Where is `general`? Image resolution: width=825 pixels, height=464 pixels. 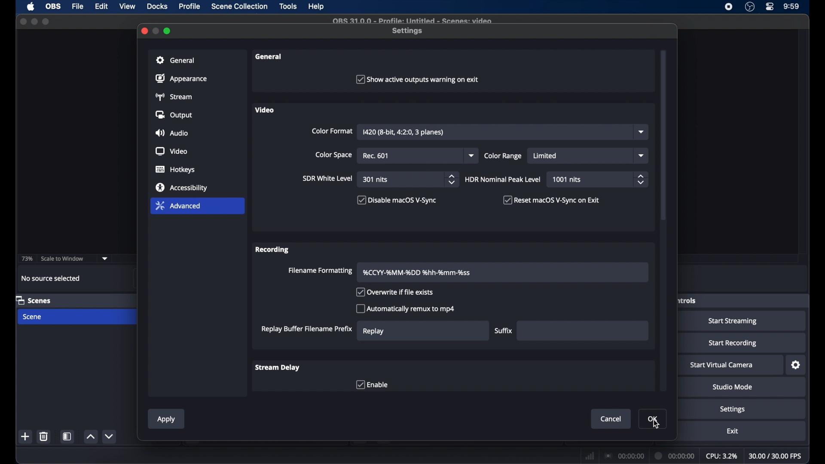
general is located at coordinates (269, 56).